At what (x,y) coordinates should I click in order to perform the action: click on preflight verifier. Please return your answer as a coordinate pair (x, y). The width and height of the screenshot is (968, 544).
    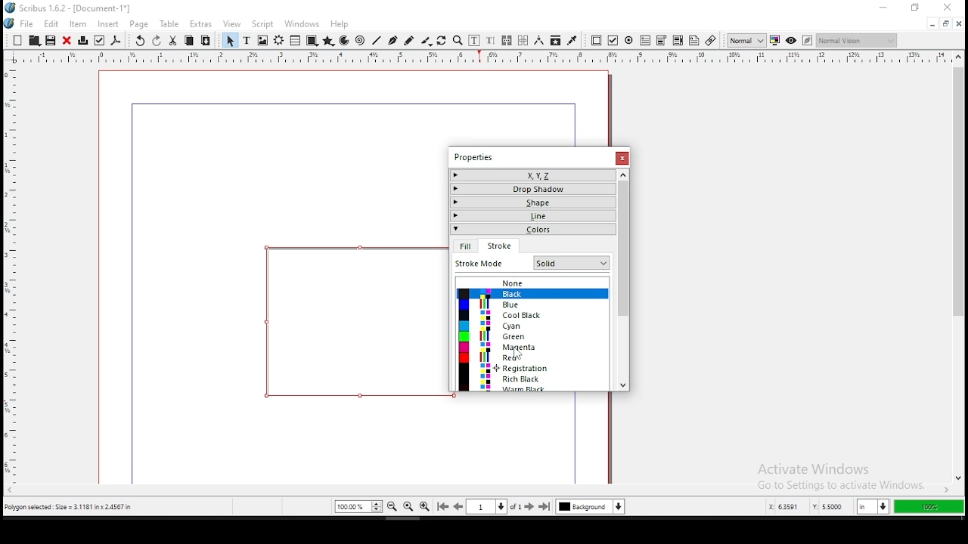
    Looking at the image, I should click on (98, 41).